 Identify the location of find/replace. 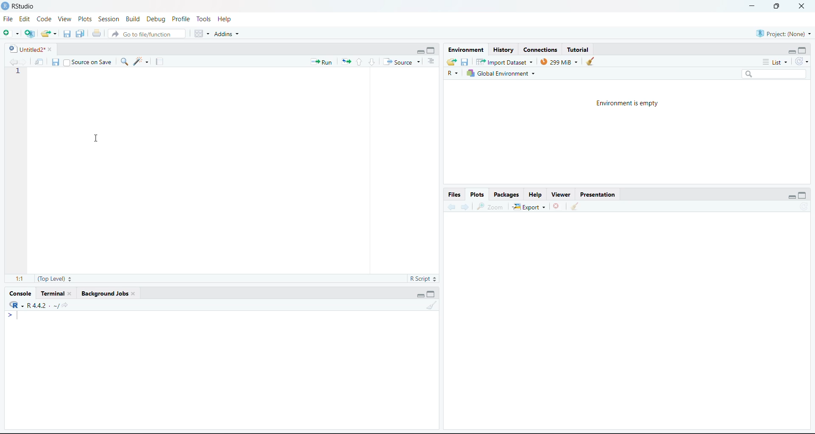
(125, 61).